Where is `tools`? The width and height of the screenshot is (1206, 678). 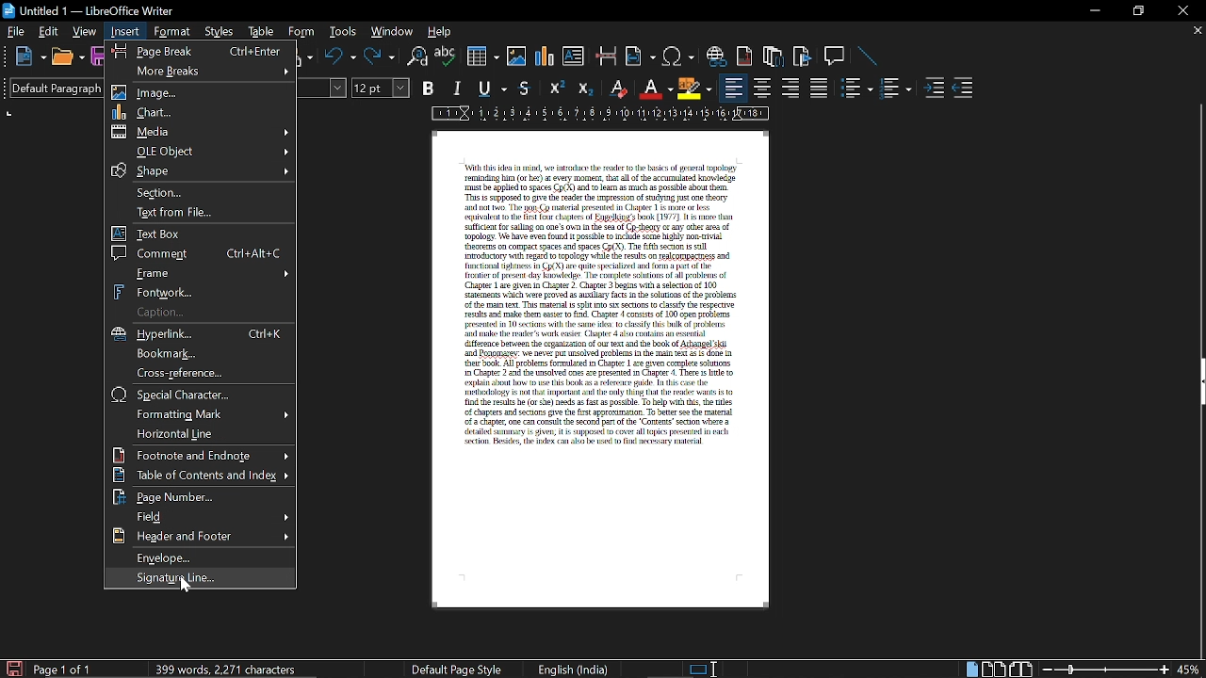
tools is located at coordinates (343, 33).